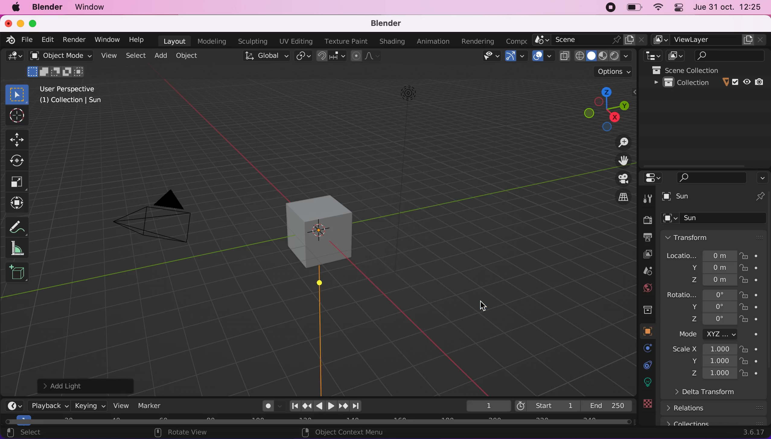  I want to click on search, so click(712, 177).